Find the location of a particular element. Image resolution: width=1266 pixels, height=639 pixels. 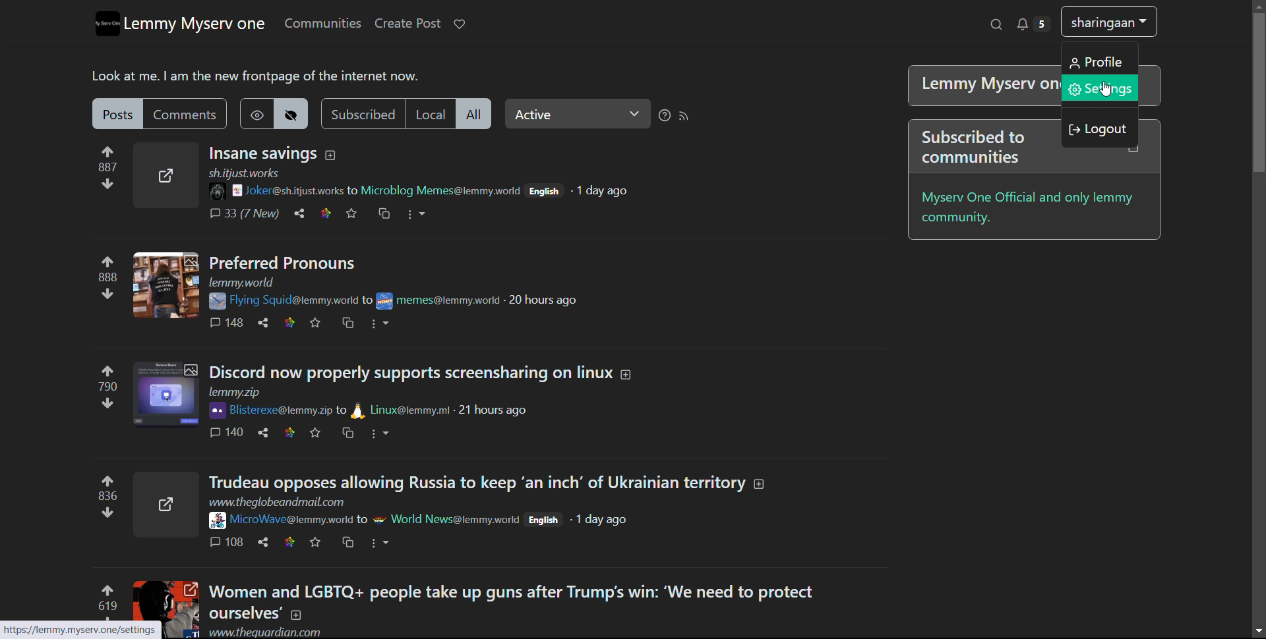

shringaan is located at coordinates (1110, 23).